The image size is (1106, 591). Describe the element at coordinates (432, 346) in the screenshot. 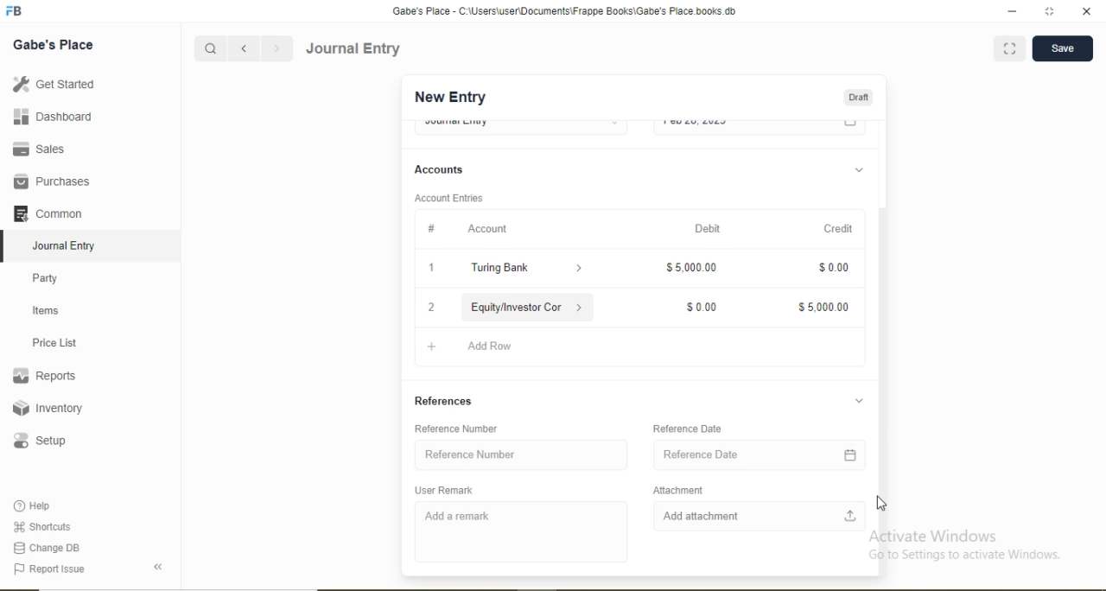

I see `Add` at that location.